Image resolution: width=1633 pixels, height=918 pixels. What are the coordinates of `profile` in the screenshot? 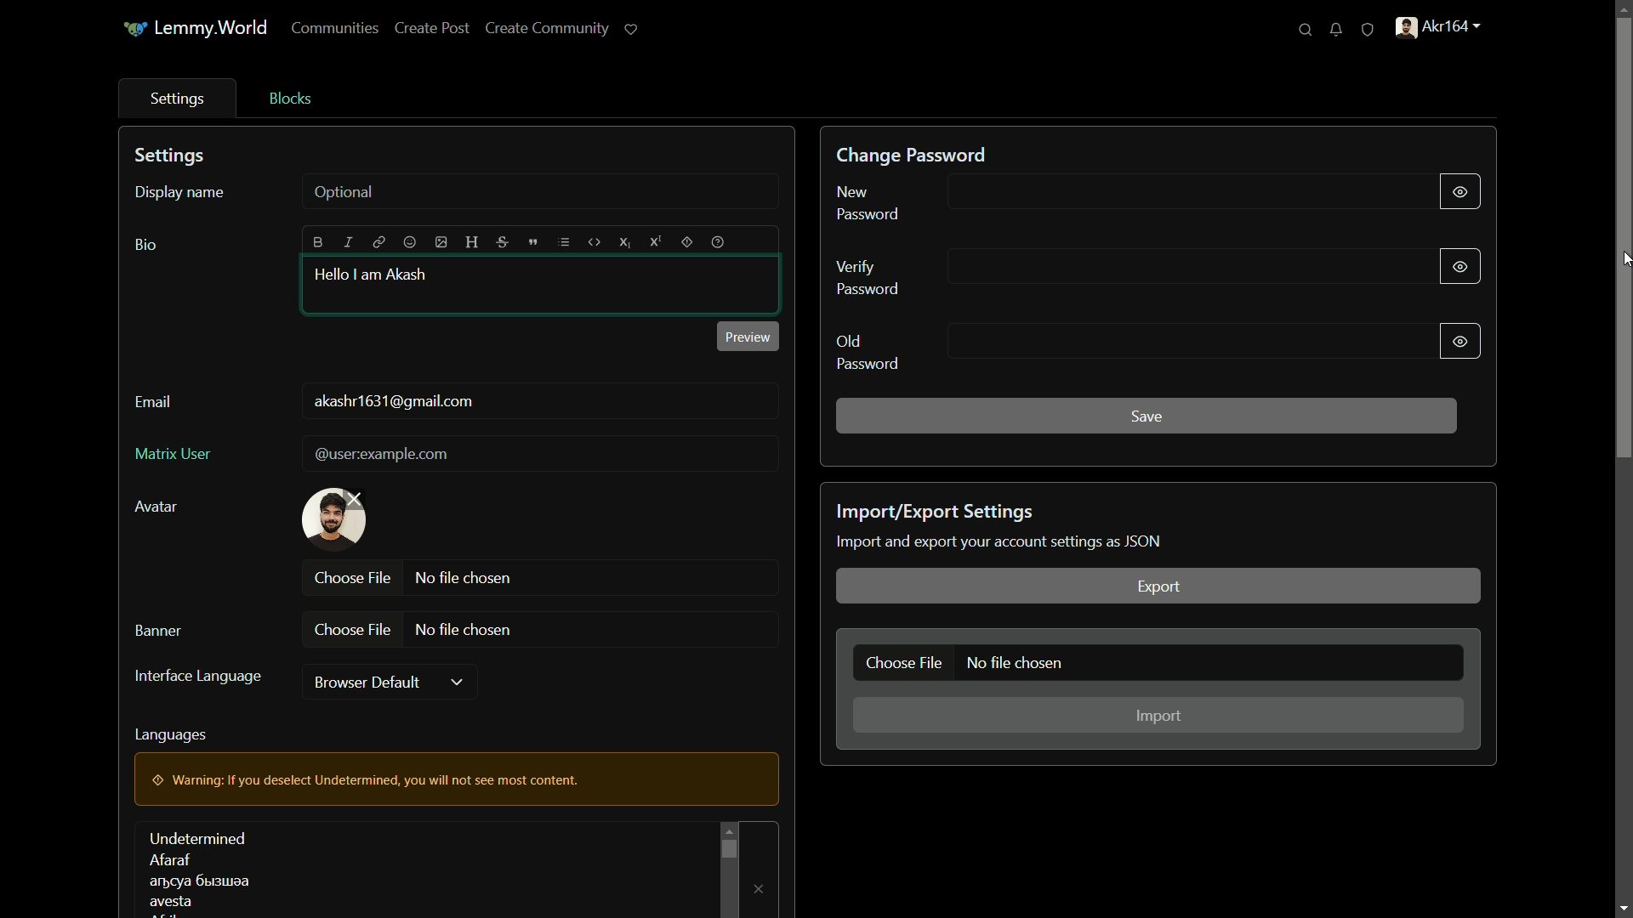 It's located at (1440, 28).